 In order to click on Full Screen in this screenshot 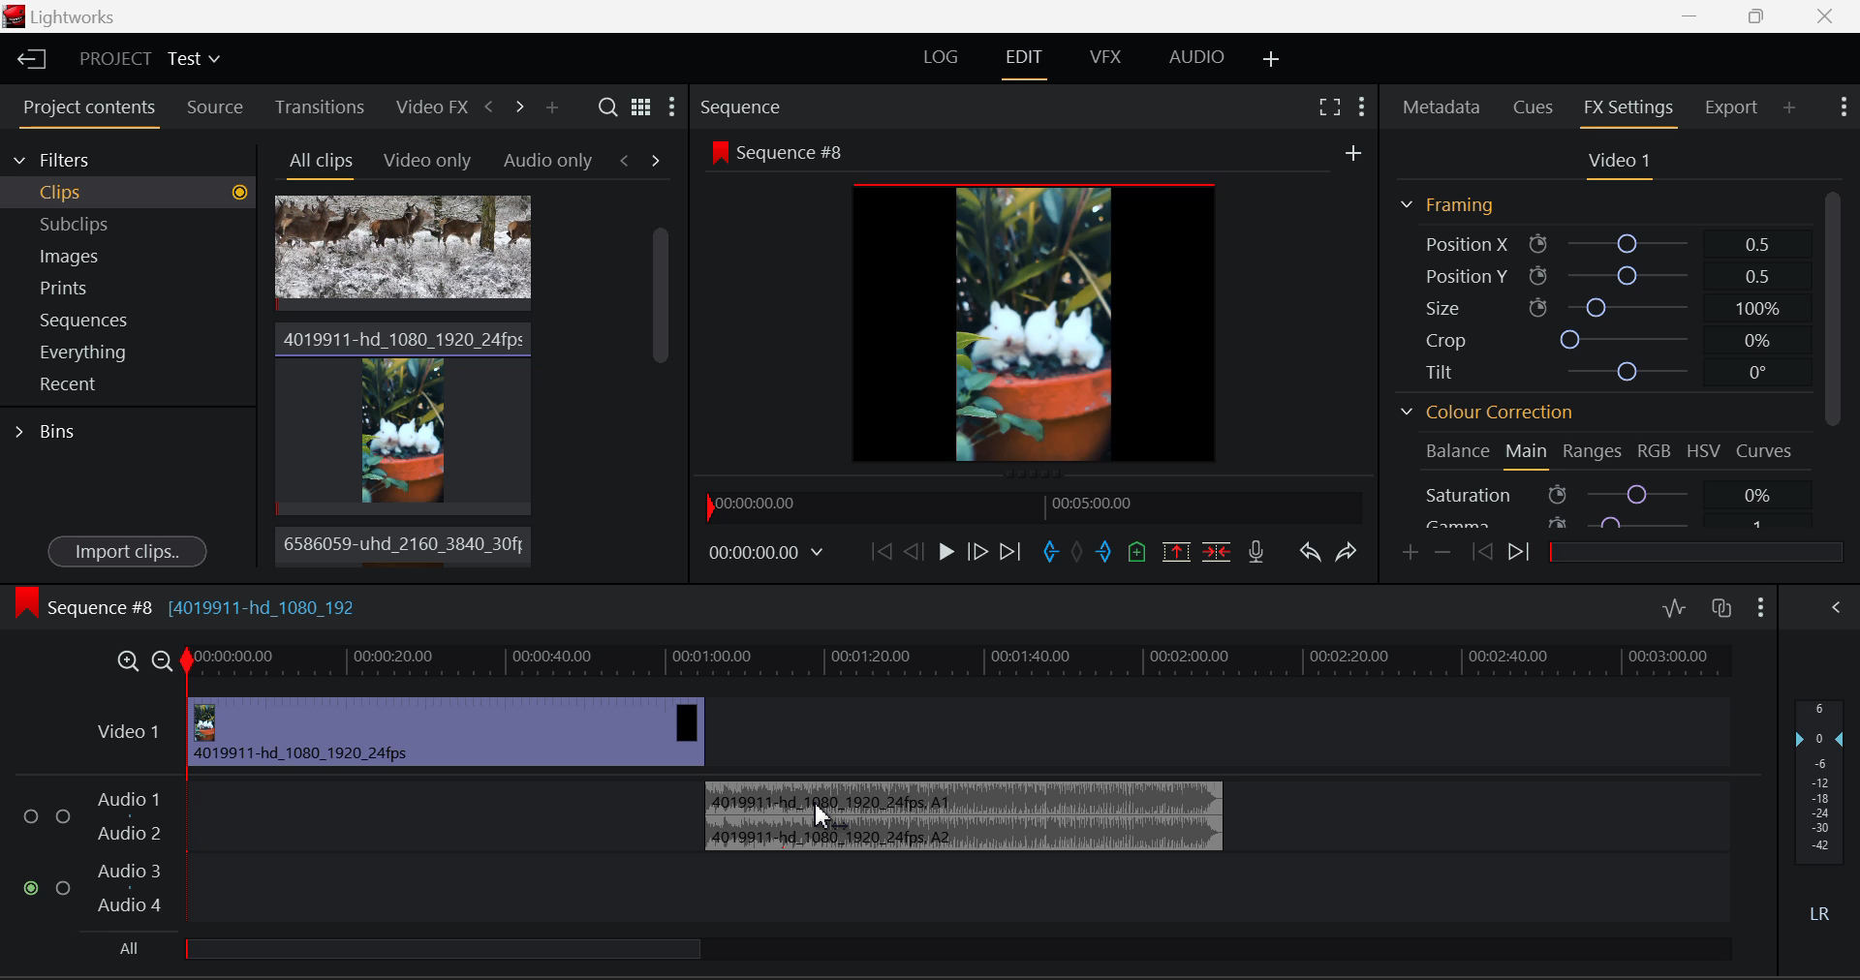, I will do `click(1327, 106)`.